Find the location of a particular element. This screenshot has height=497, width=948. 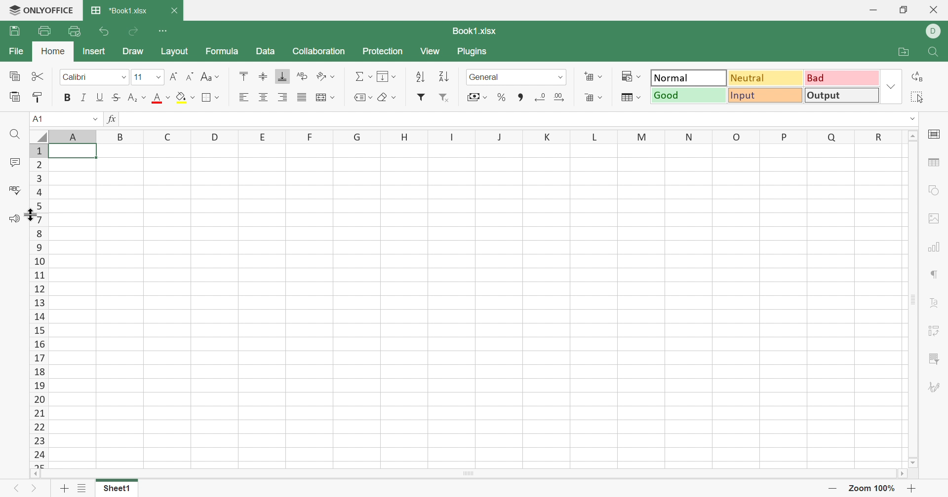

Decrement font size is located at coordinates (188, 78).